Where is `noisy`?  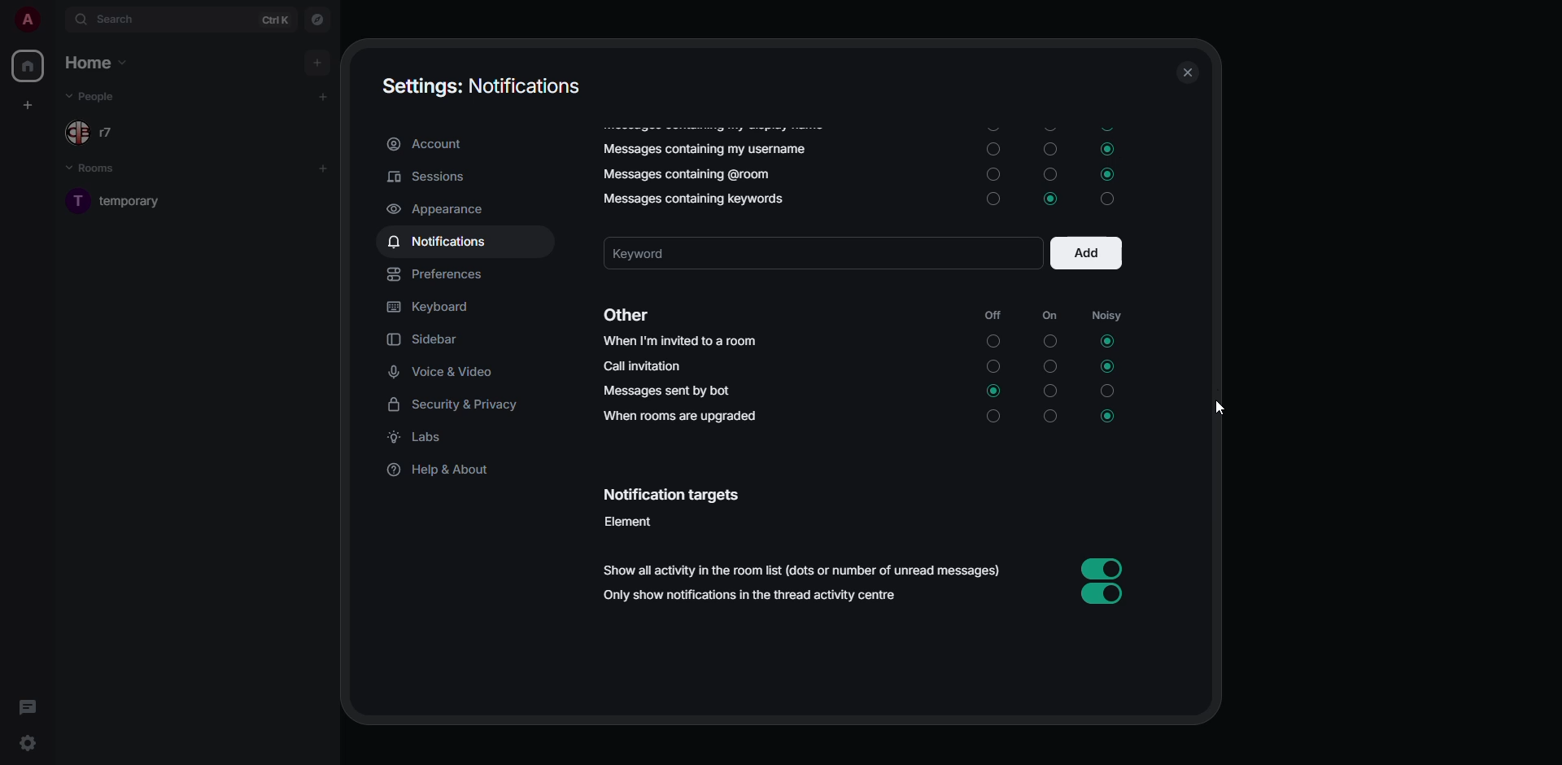 noisy is located at coordinates (1108, 393).